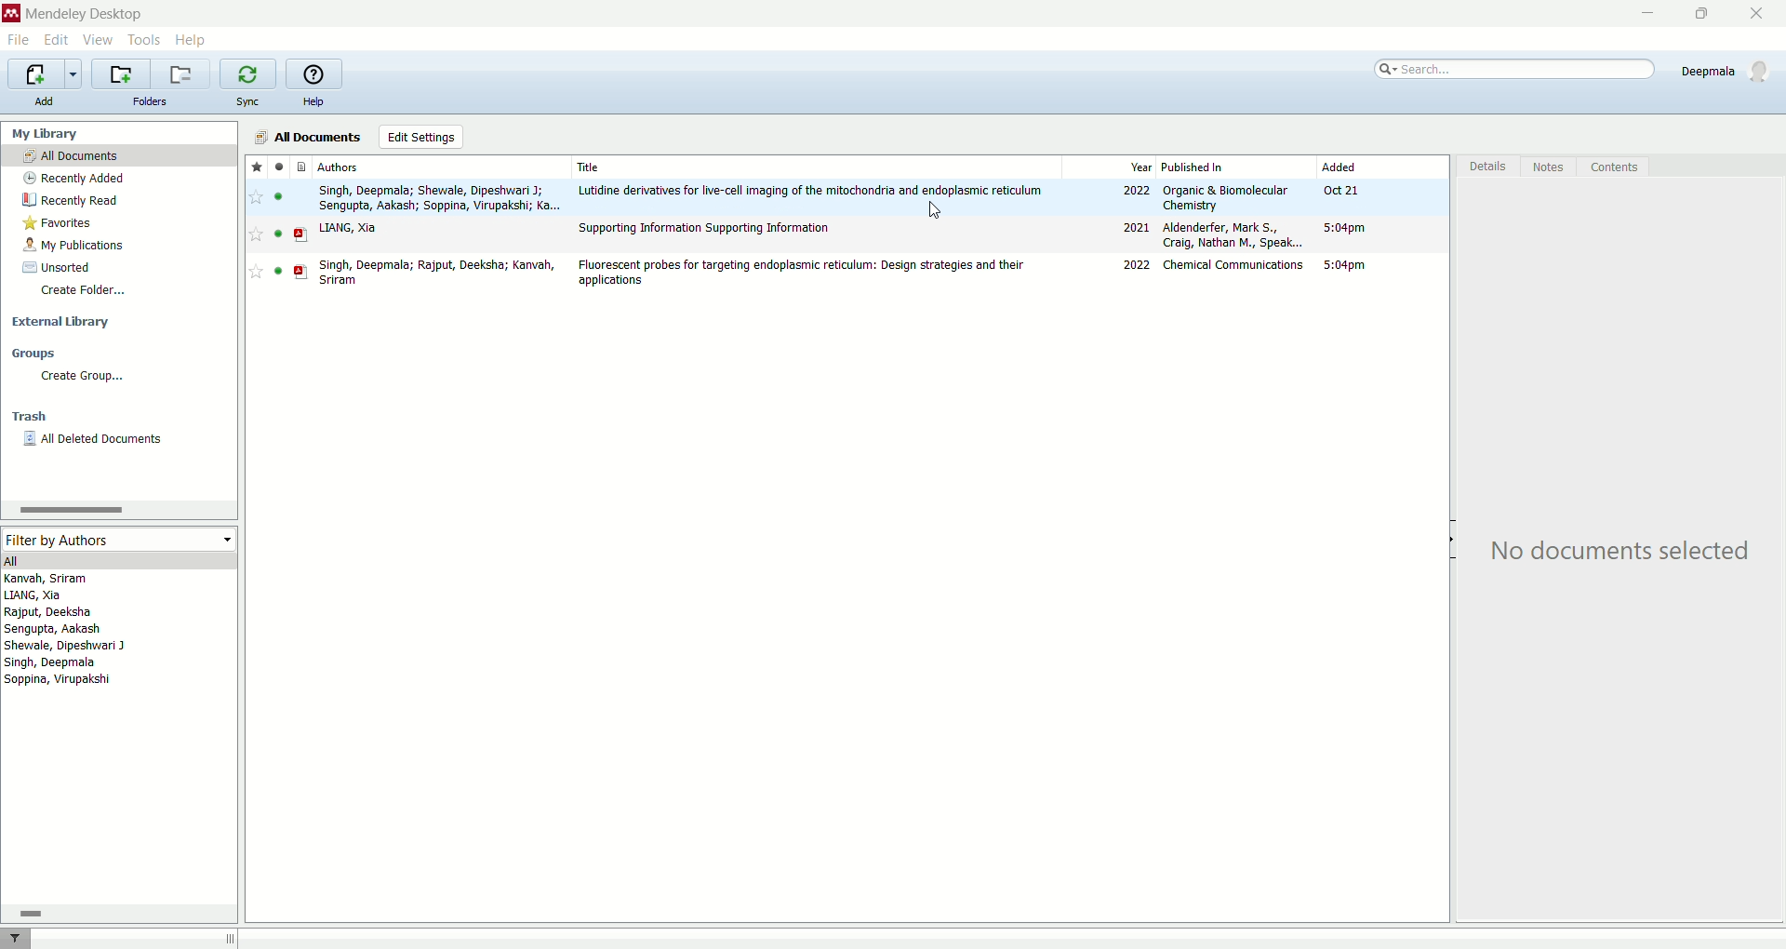  Describe the element at coordinates (256, 271) in the screenshot. I see `favorite` at that location.